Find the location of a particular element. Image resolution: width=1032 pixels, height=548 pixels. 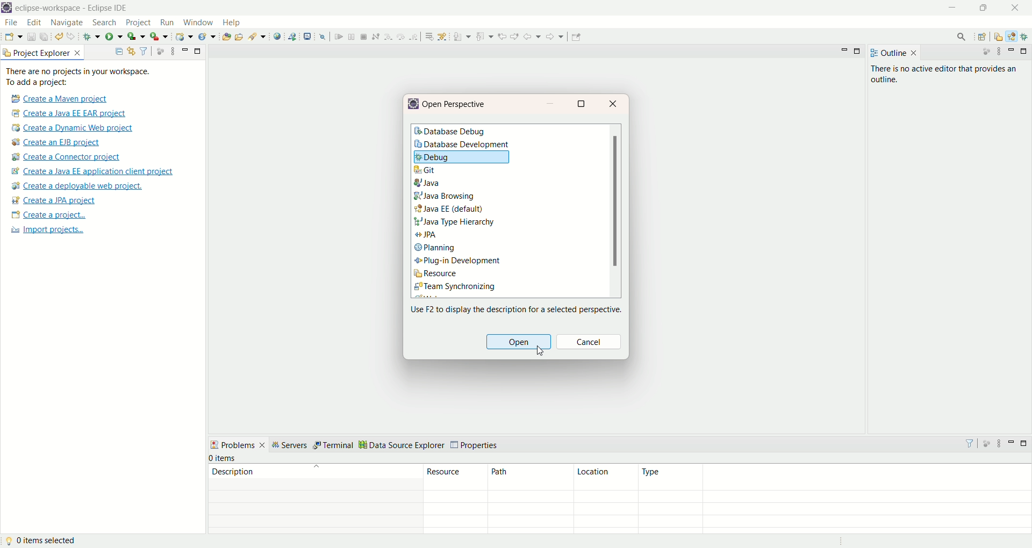

edit is located at coordinates (33, 23).